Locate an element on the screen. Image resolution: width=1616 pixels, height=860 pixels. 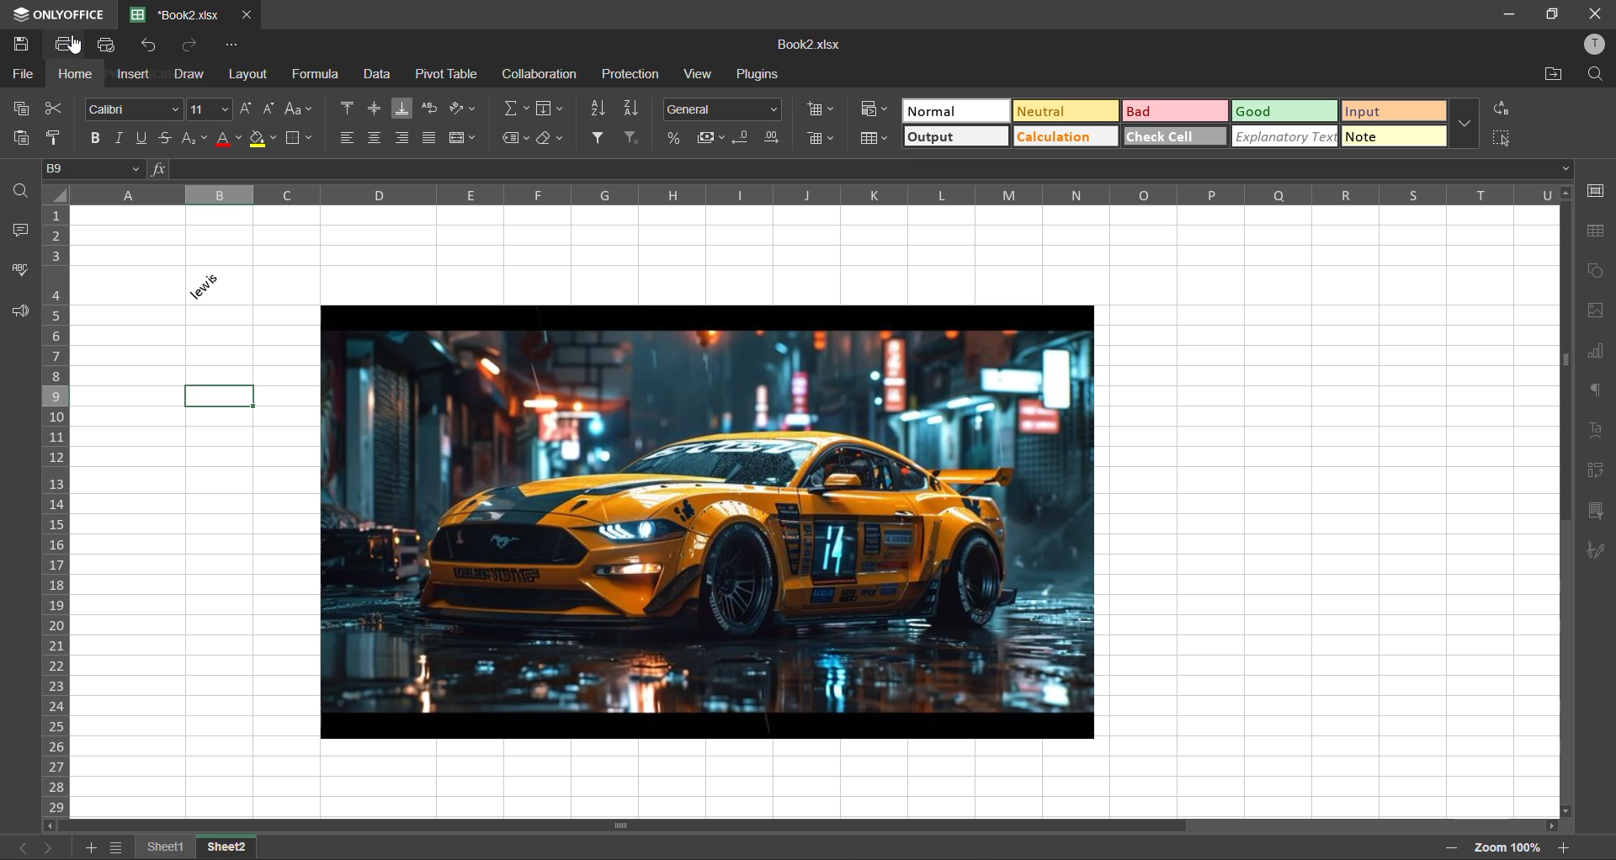
Sheet1 is located at coordinates (165, 845).